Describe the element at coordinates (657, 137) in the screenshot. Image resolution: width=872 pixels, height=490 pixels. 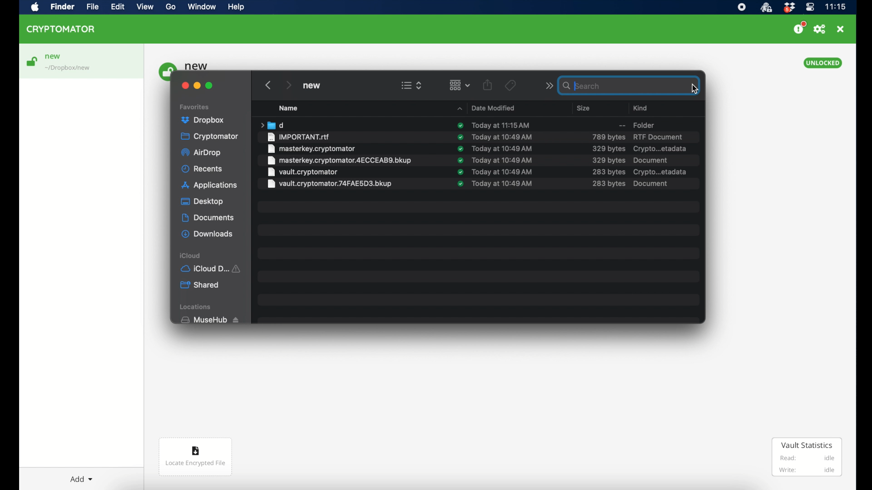
I see `rtf document` at that location.